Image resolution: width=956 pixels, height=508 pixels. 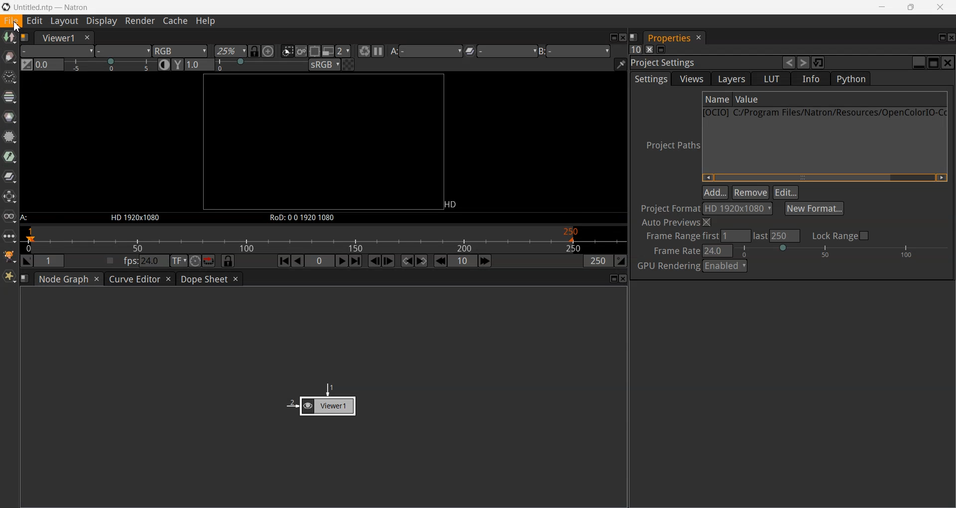 I want to click on Previous keyframe, so click(x=408, y=261).